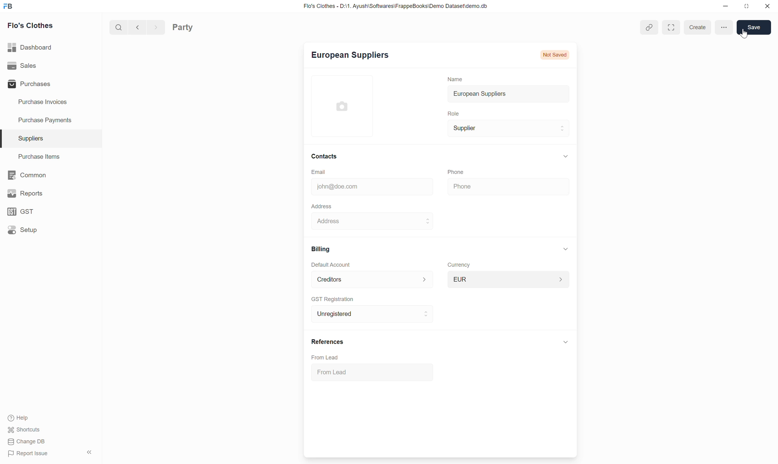 The height and width of the screenshot is (464, 778). Describe the element at coordinates (318, 248) in the screenshot. I see `Billing` at that location.